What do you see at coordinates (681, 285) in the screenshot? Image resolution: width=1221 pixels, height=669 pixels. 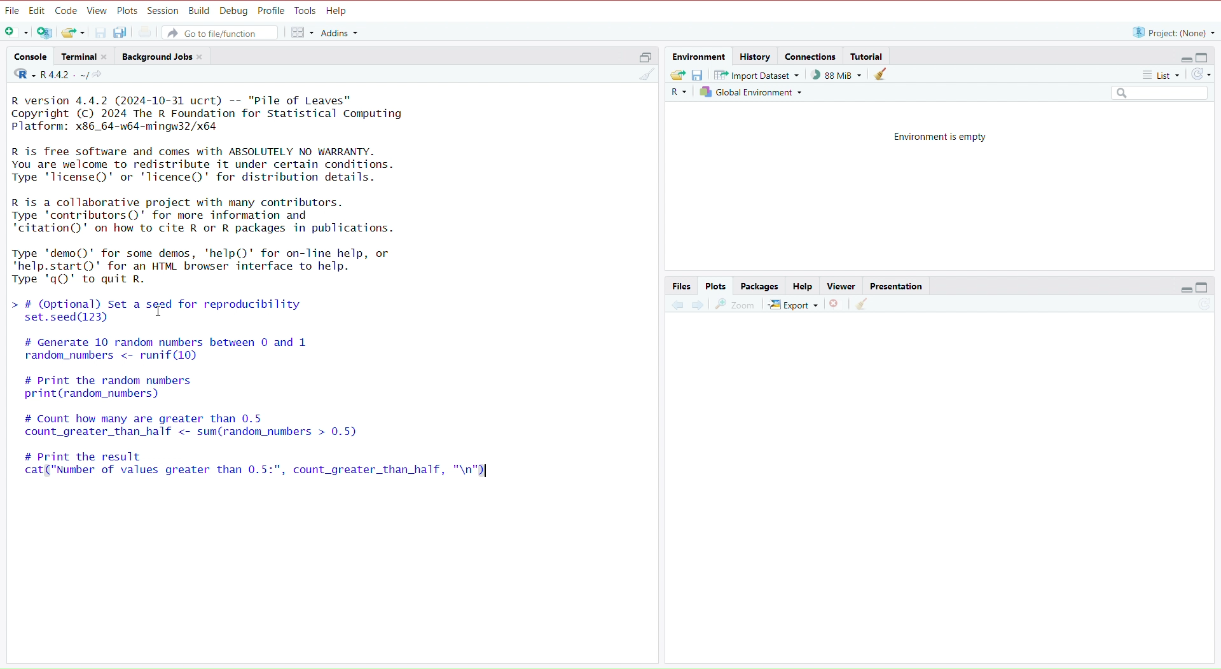 I see `Files` at bounding box center [681, 285].